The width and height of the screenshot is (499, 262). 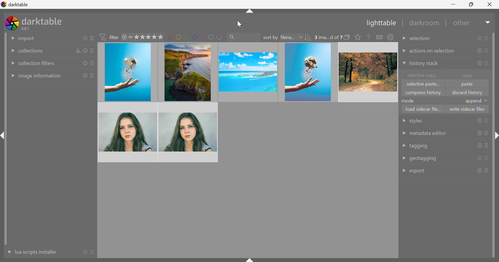 What do you see at coordinates (419, 146) in the screenshot?
I see `tagging` at bounding box center [419, 146].